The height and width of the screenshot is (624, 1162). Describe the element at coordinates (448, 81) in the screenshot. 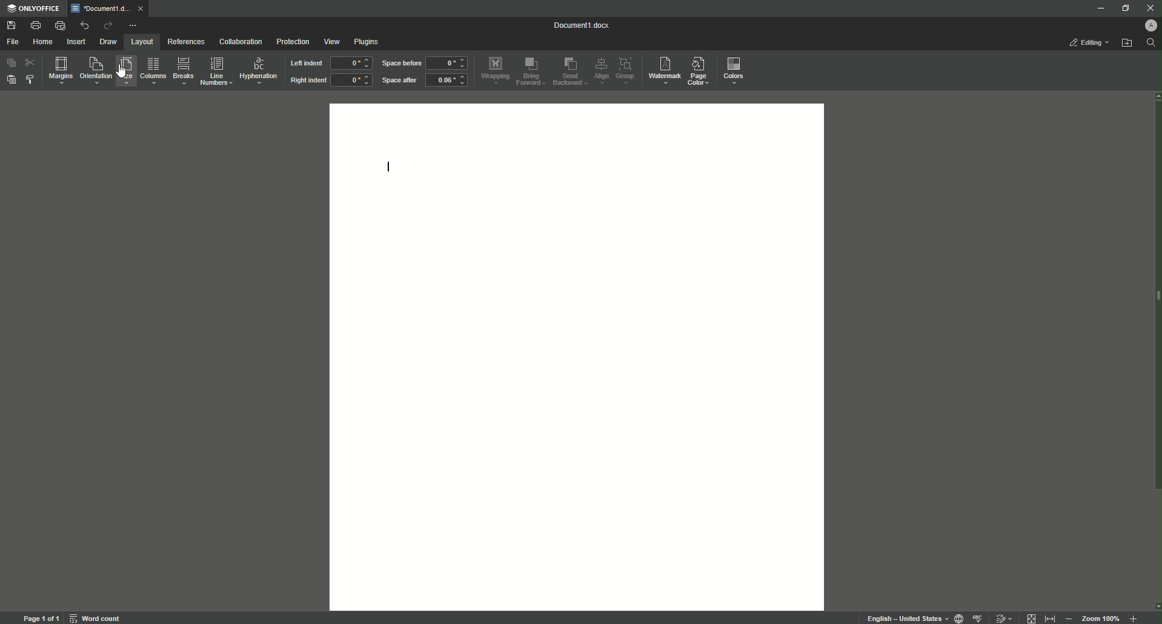

I see `0.06` at that location.